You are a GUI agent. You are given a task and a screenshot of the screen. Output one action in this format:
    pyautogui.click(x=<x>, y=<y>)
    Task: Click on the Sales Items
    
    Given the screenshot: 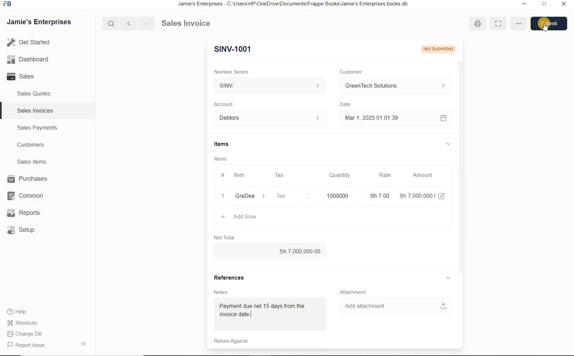 What is the action you would take?
    pyautogui.click(x=30, y=162)
    